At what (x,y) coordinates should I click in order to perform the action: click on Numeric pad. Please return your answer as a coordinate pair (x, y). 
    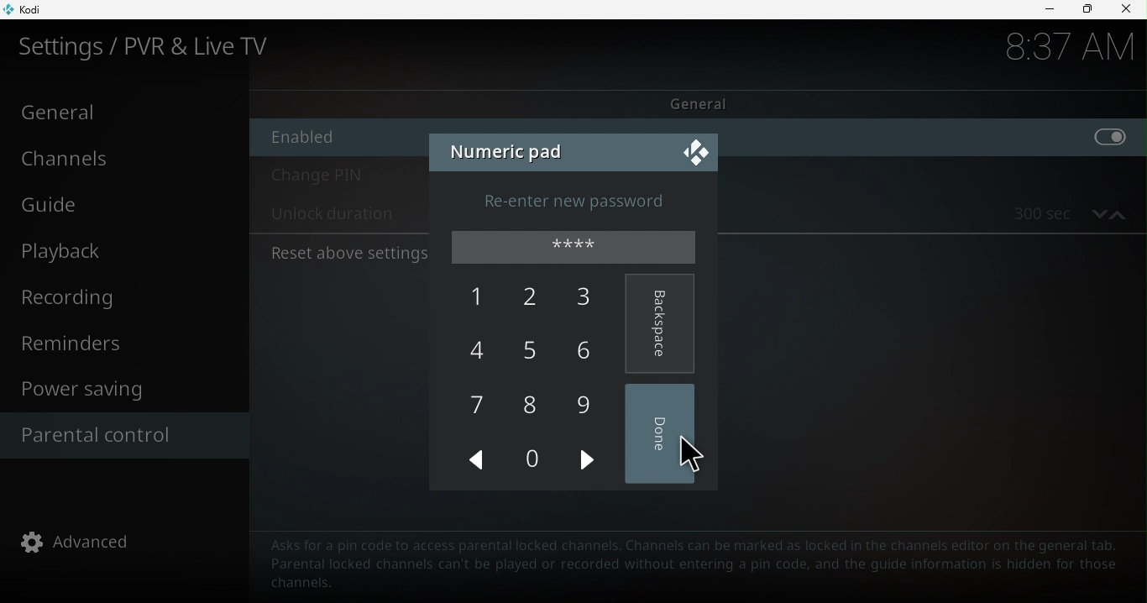
    Looking at the image, I should click on (508, 149).